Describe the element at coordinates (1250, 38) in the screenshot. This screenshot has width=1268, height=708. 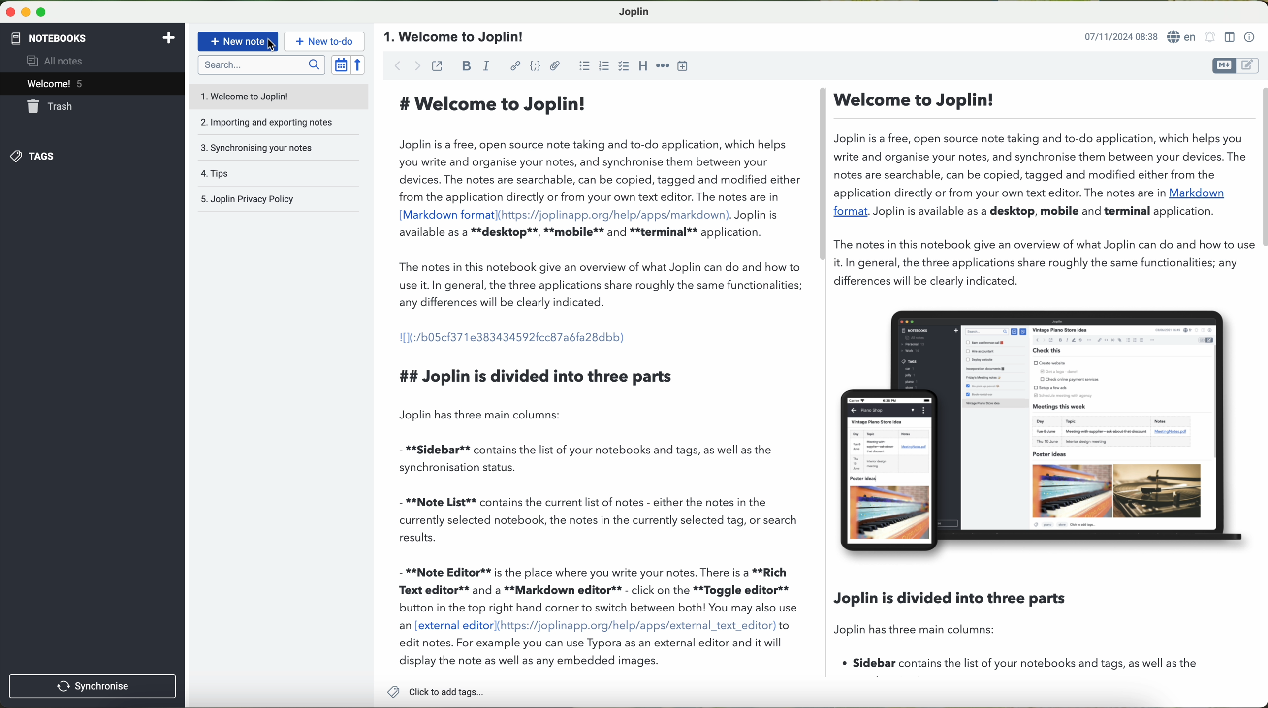
I see `note properties` at that location.